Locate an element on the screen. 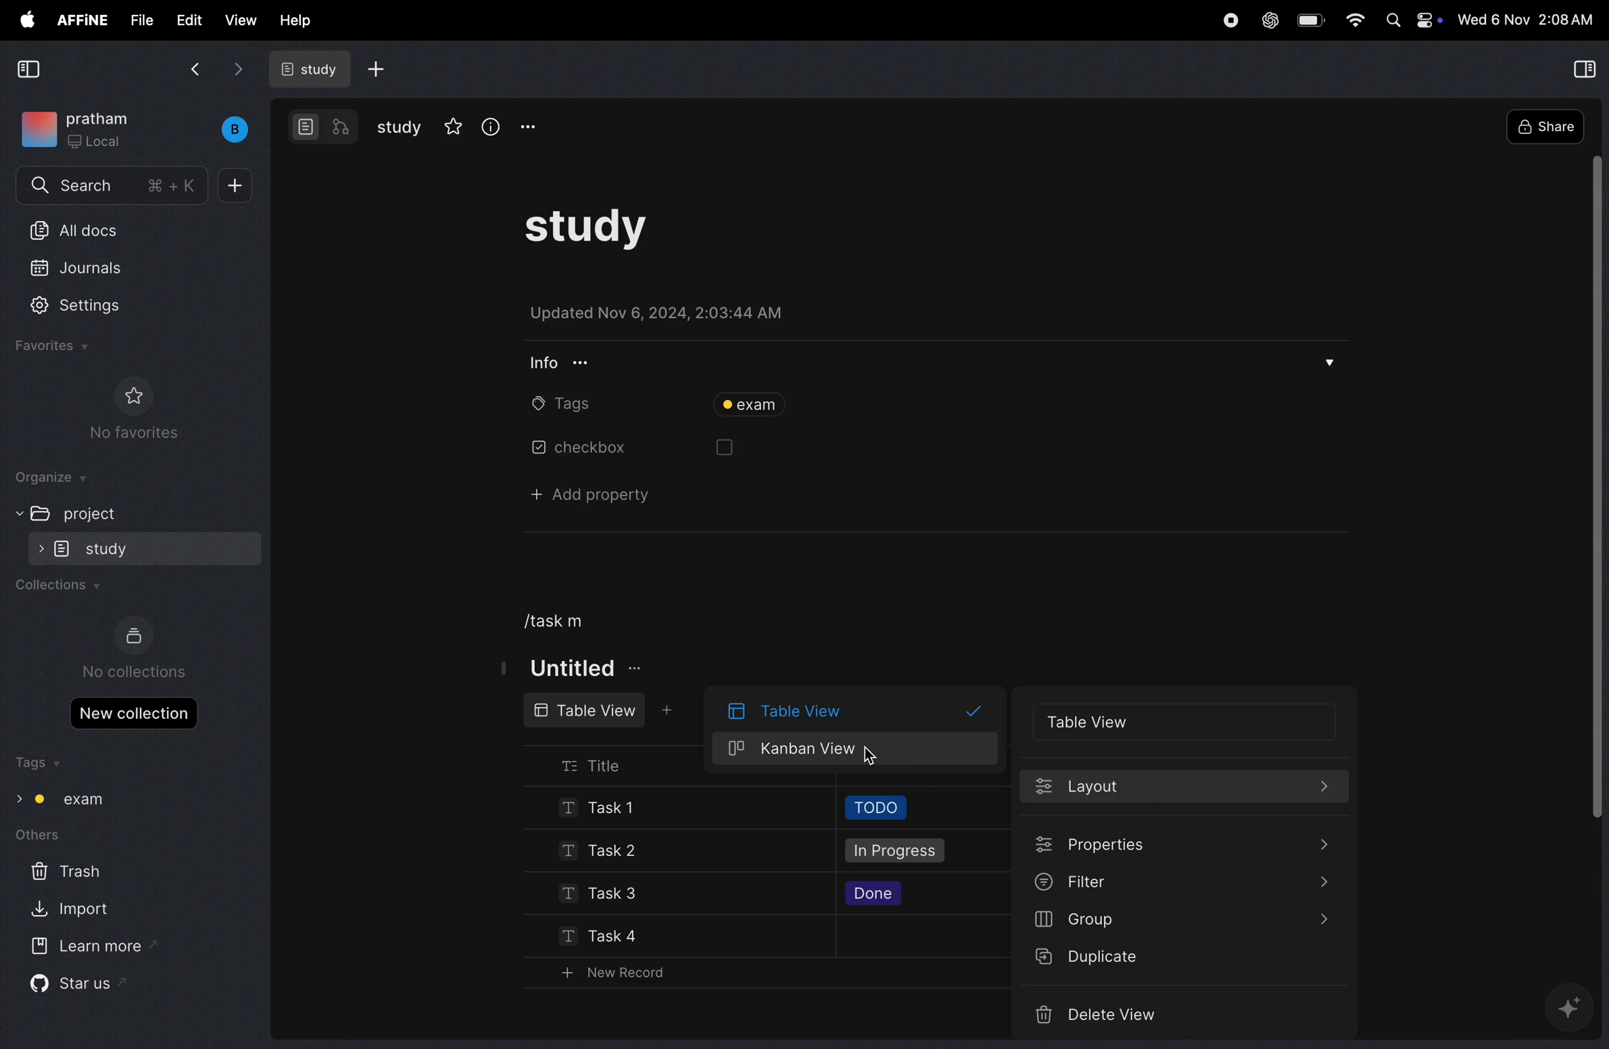 This screenshot has width=1609, height=1049. study is located at coordinates (397, 129).